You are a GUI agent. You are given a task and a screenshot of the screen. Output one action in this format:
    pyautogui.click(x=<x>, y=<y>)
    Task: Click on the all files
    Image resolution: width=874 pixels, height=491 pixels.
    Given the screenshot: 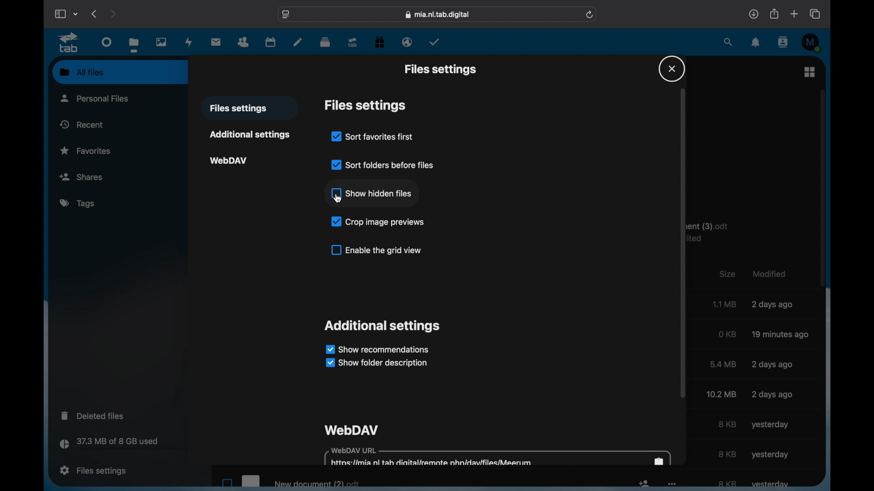 What is the action you would take?
    pyautogui.click(x=81, y=72)
    